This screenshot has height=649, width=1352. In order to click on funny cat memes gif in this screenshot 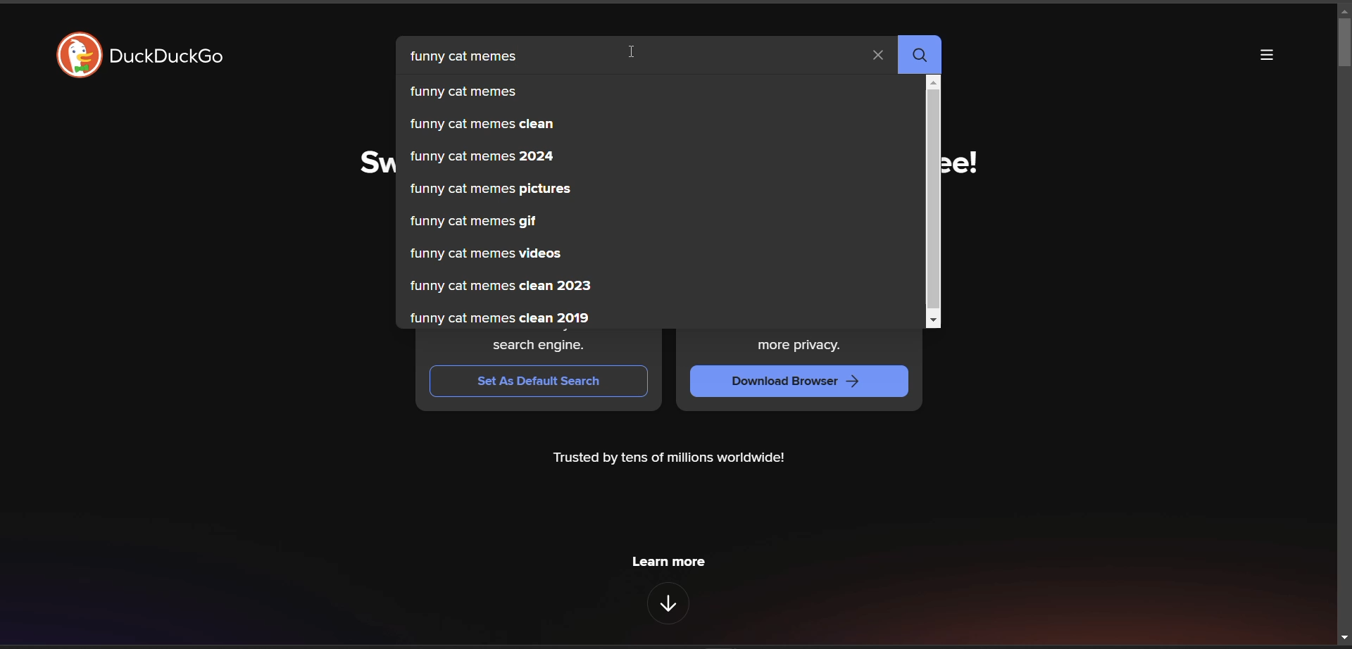, I will do `click(475, 221)`.